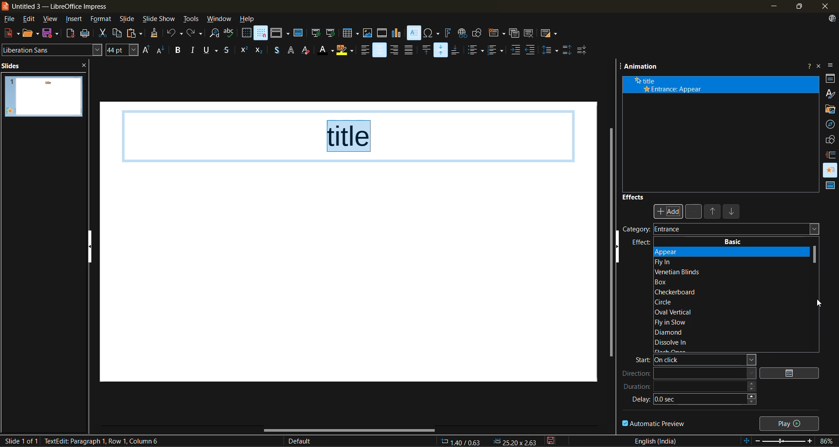 The height and width of the screenshot is (447, 839). What do you see at coordinates (162, 52) in the screenshot?
I see `decrease font size` at bounding box center [162, 52].